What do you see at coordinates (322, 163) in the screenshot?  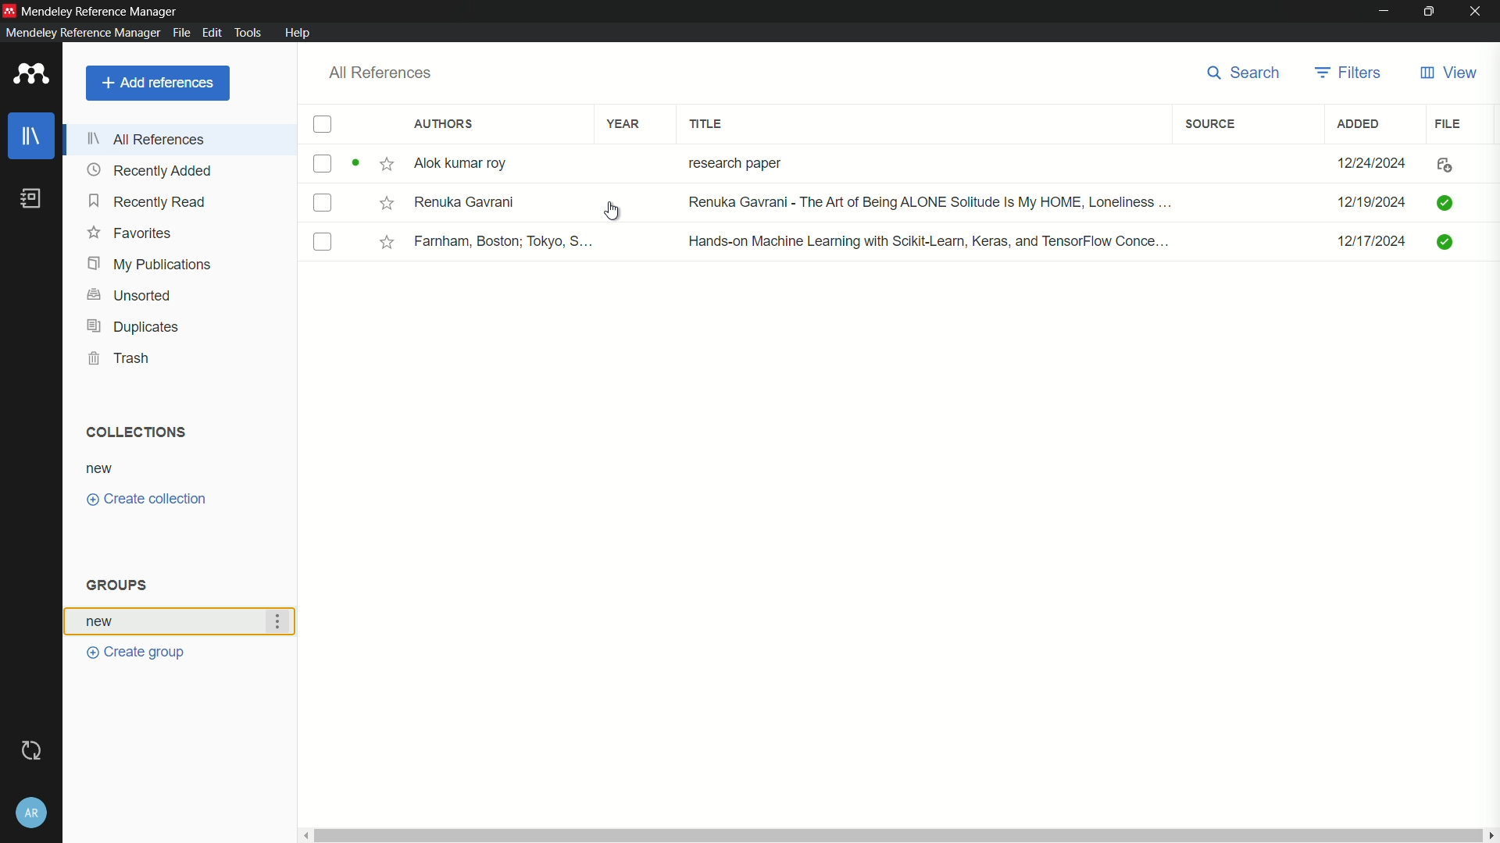 I see `book-1` at bounding box center [322, 163].